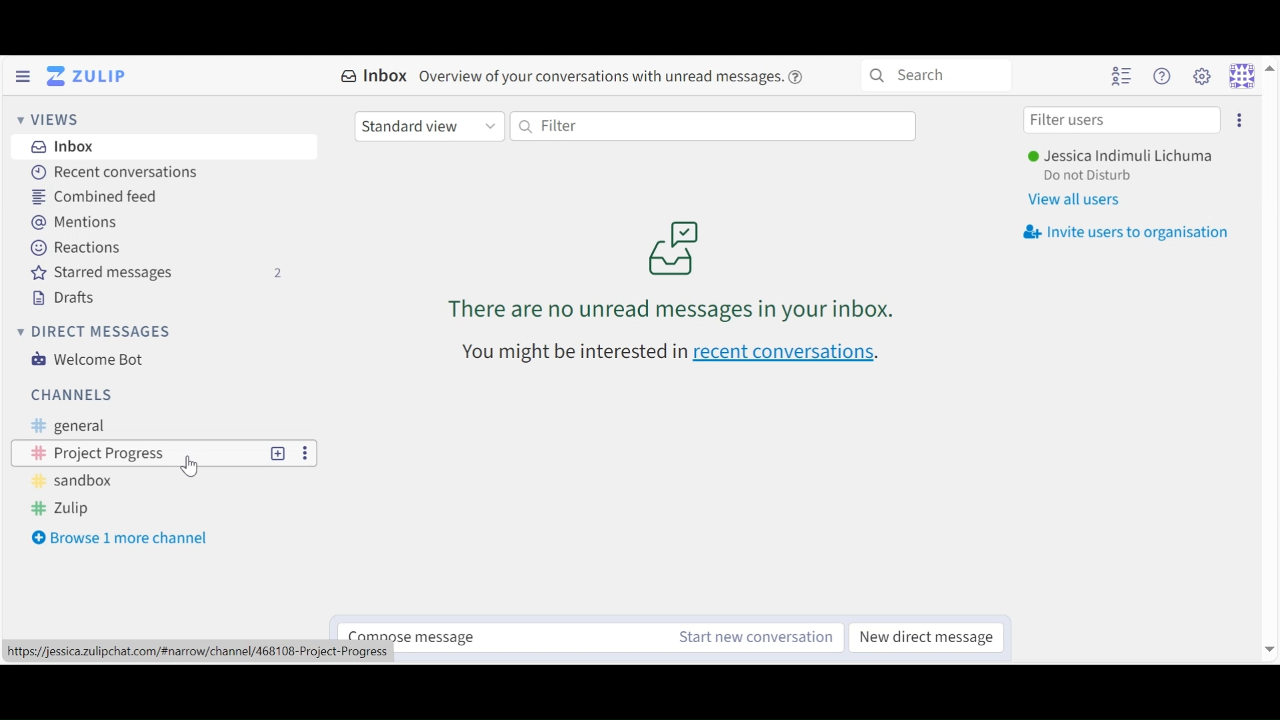  Describe the element at coordinates (78, 397) in the screenshot. I see `Channels` at that location.